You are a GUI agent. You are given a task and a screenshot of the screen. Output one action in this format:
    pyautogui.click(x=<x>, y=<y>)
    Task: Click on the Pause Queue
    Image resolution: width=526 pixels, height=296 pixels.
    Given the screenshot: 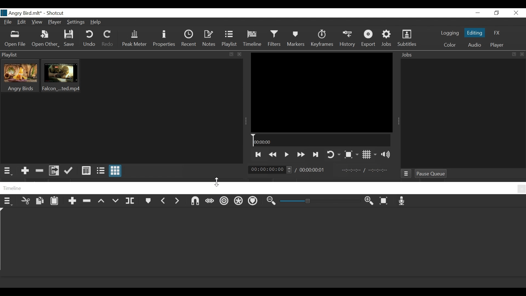 What is the action you would take?
    pyautogui.click(x=431, y=173)
    